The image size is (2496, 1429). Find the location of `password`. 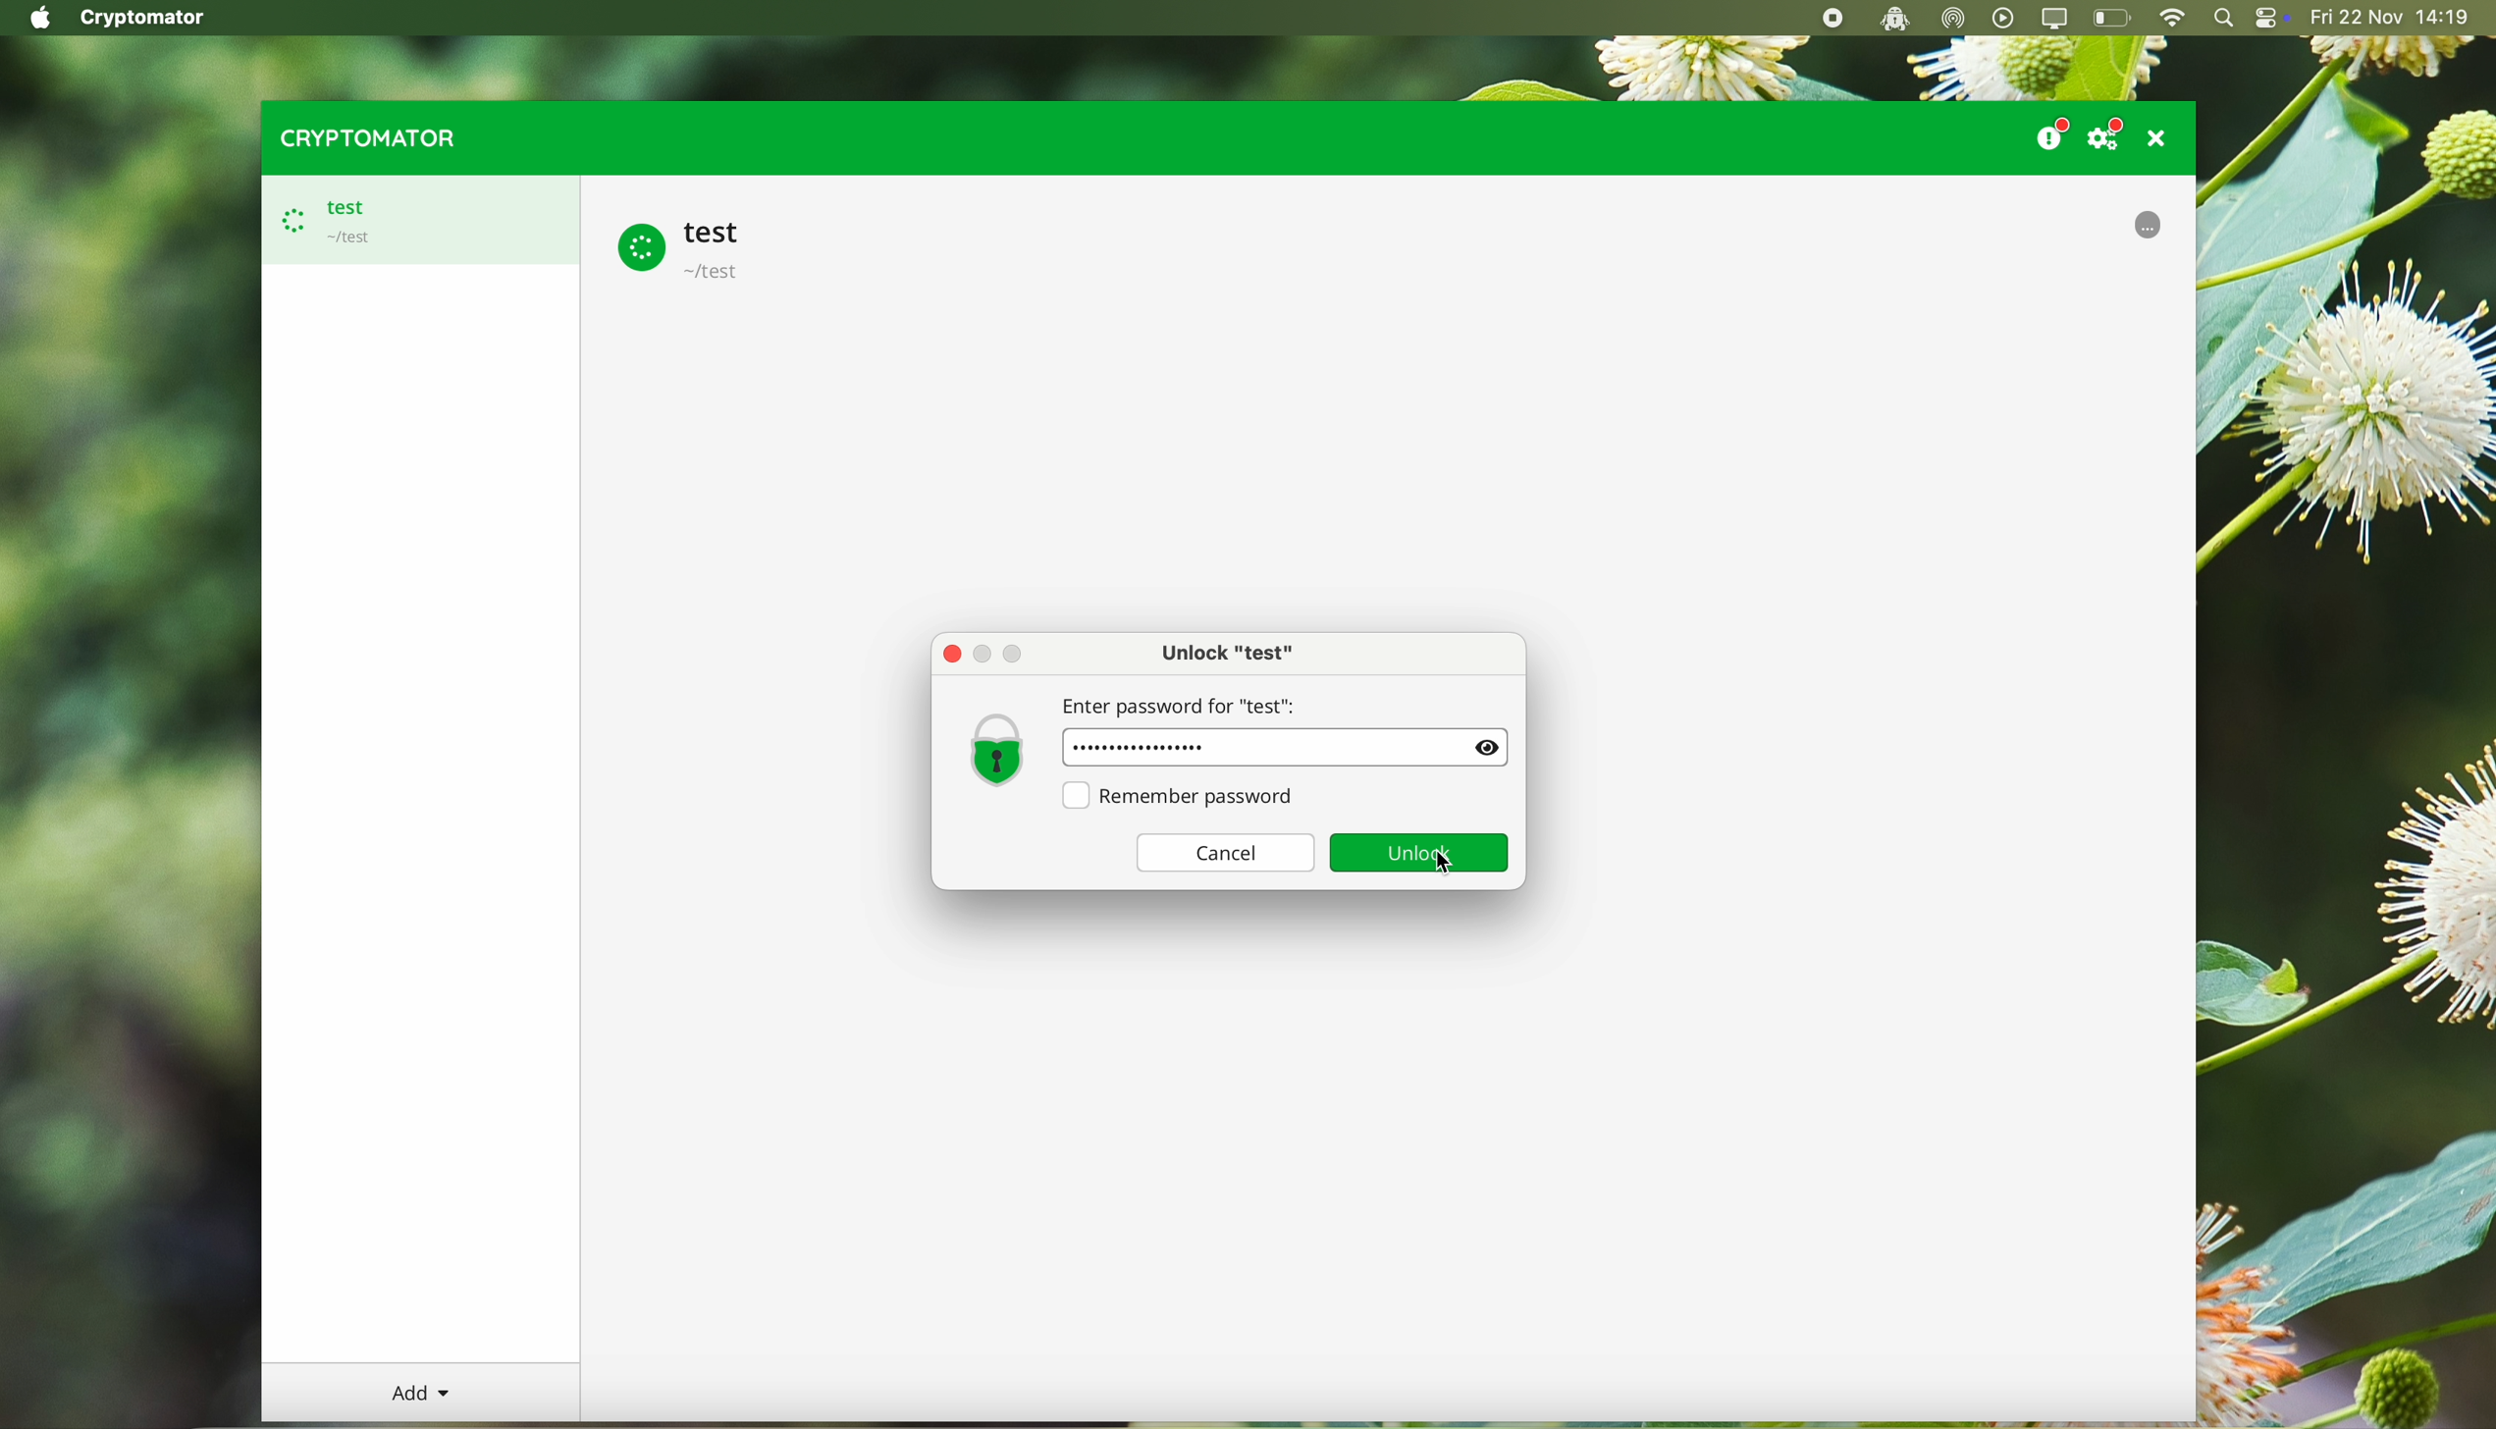

password is located at coordinates (1142, 748).